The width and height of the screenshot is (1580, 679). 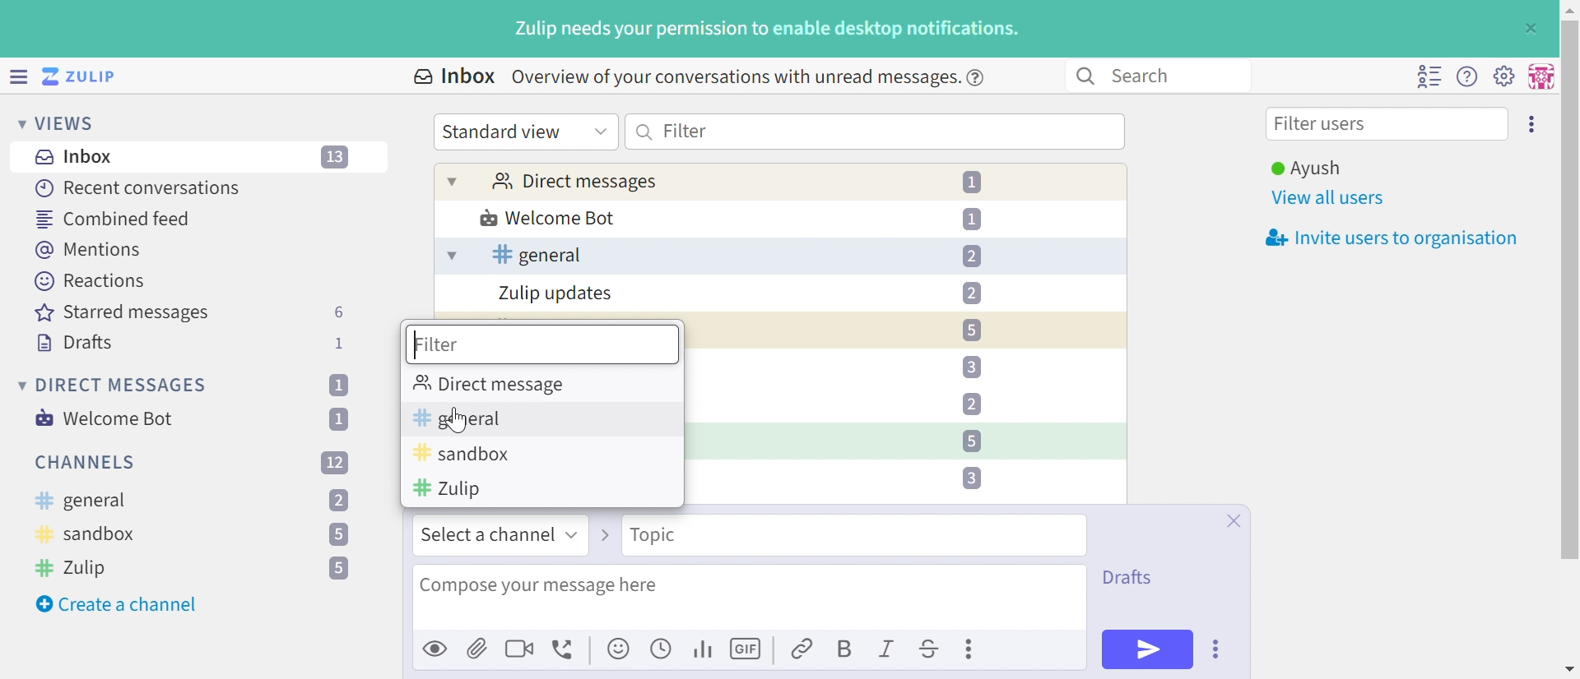 What do you see at coordinates (970, 367) in the screenshot?
I see `3` at bounding box center [970, 367].